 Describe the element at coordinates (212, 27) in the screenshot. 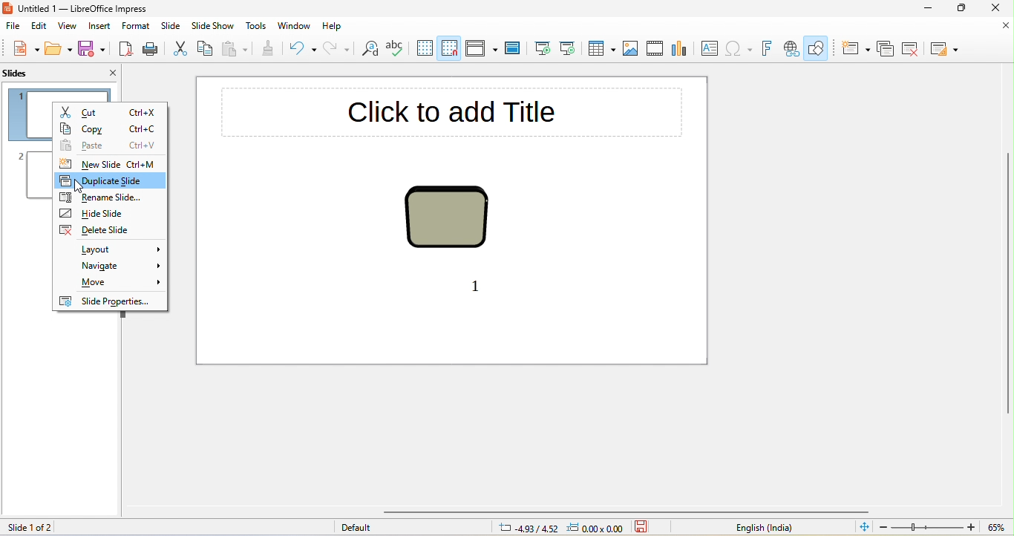

I see `slide show` at that location.